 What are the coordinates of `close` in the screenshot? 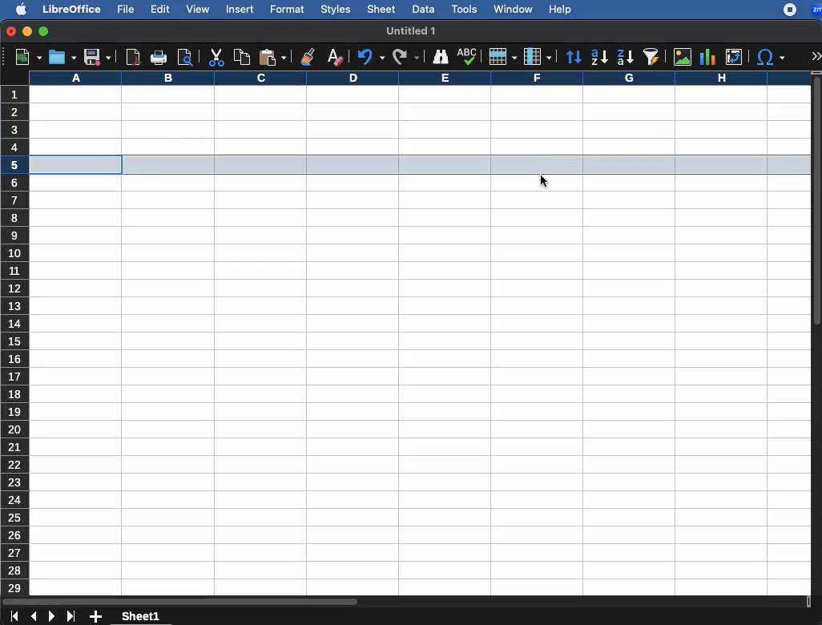 It's located at (10, 31).